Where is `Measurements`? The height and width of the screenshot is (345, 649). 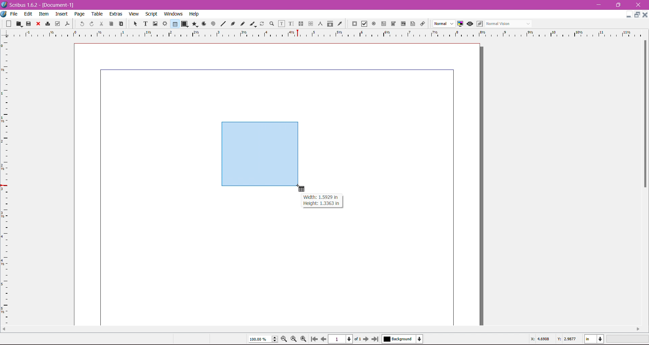
Measurements is located at coordinates (319, 24).